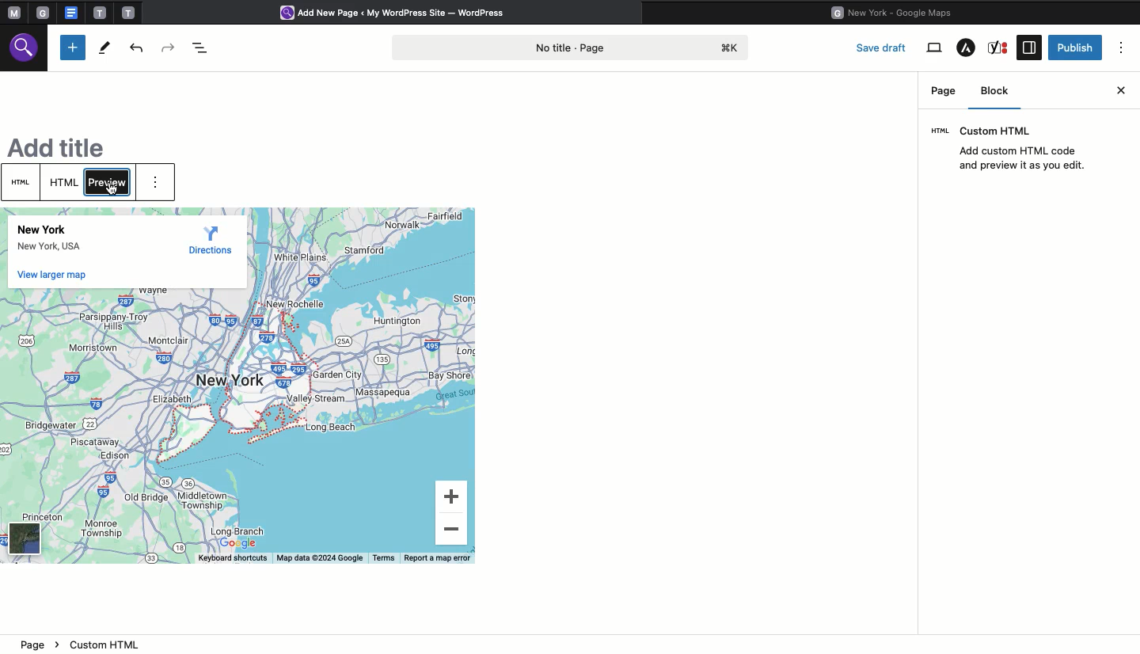  Describe the element at coordinates (883, 47) in the screenshot. I see `Save draft` at that location.